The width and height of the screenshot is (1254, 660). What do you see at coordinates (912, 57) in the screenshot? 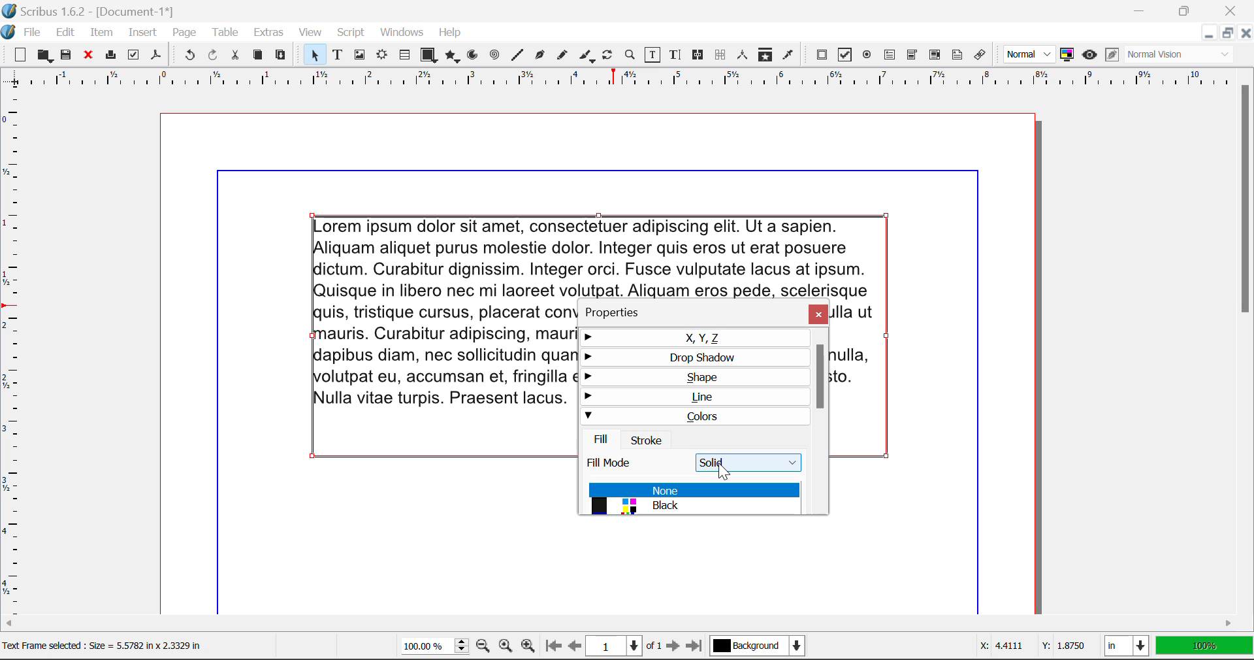
I see `PDF Combo Box` at bounding box center [912, 57].